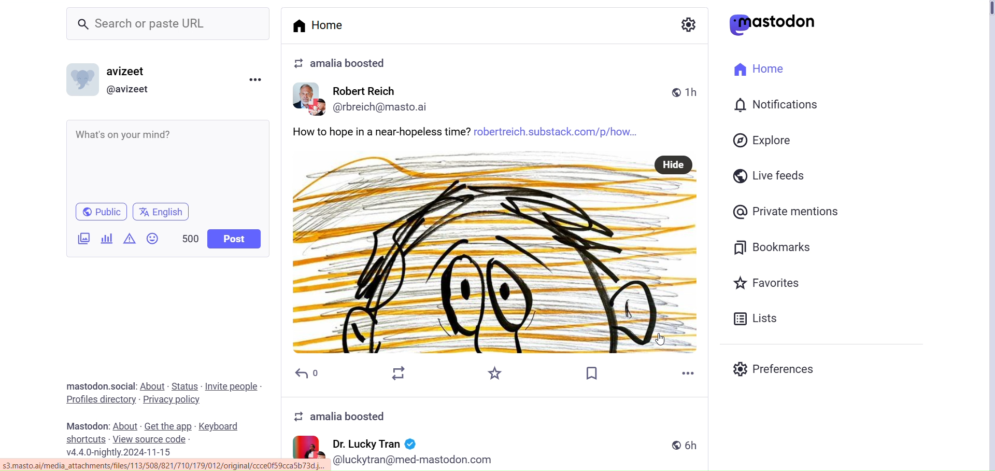 The height and width of the screenshot is (471, 995). What do you see at coordinates (170, 25) in the screenshot?
I see `Search Bar` at bounding box center [170, 25].